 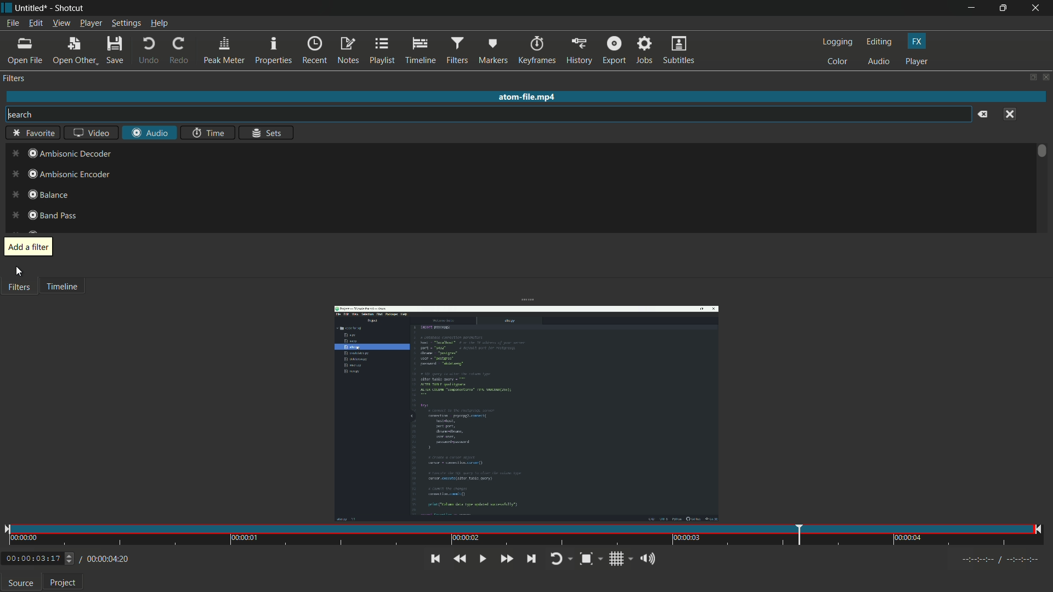 I want to click on fx, so click(x=916, y=42).